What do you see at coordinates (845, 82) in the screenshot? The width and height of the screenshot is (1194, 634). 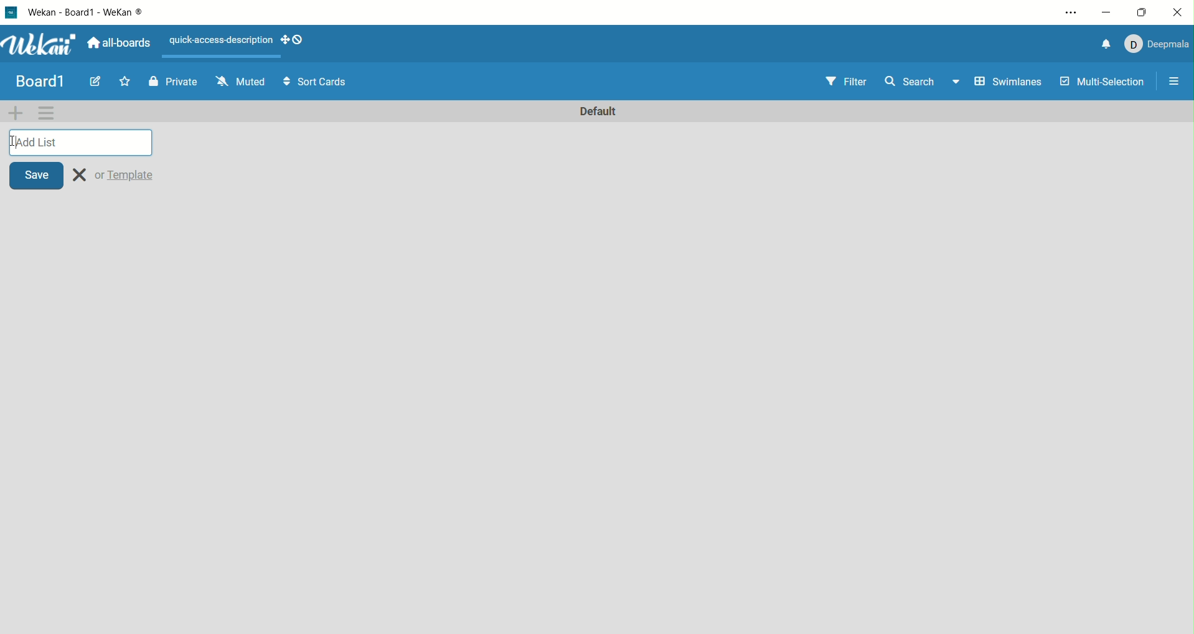 I see `filter` at bounding box center [845, 82].